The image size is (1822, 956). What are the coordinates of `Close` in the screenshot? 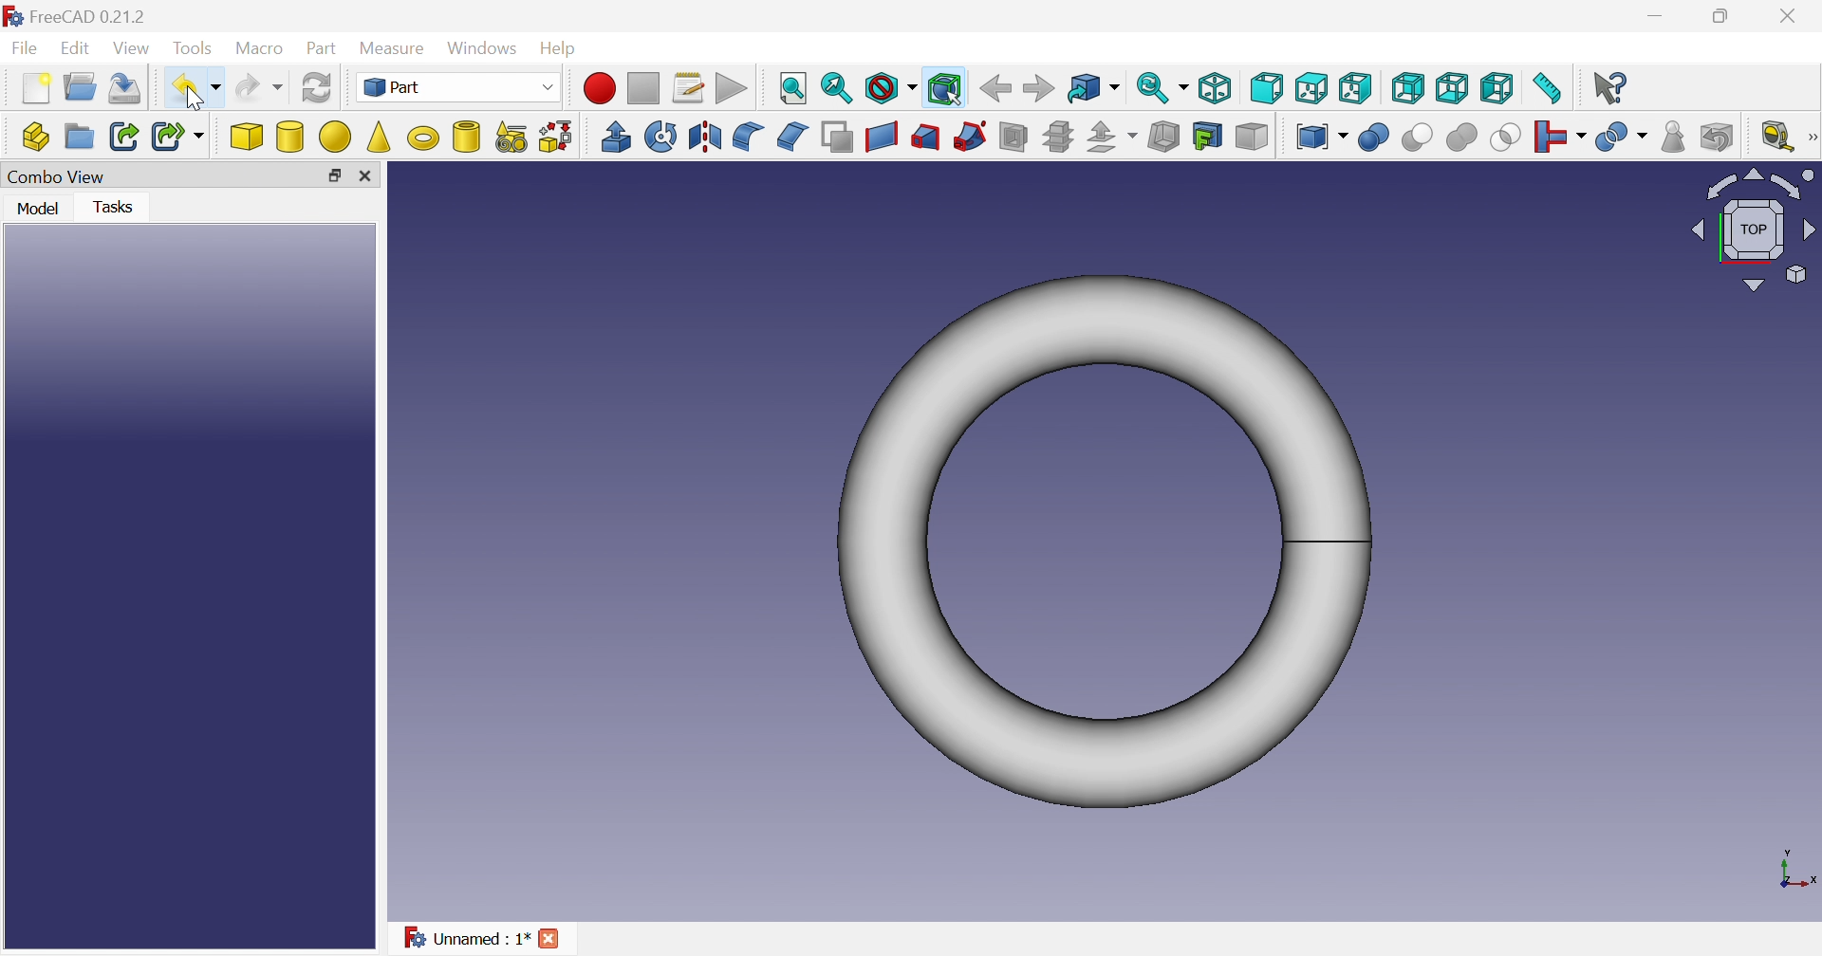 It's located at (549, 941).